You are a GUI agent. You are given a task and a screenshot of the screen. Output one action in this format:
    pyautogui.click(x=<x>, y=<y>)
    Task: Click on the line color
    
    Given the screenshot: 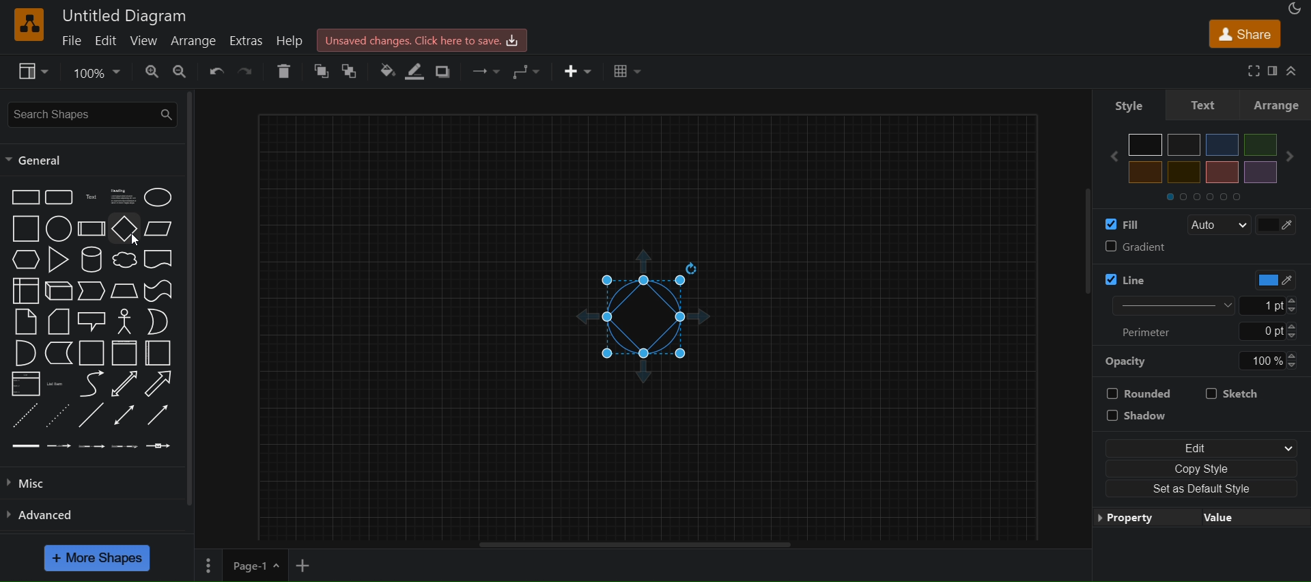 What is the action you would take?
    pyautogui.click(x=1156, y=276)
    